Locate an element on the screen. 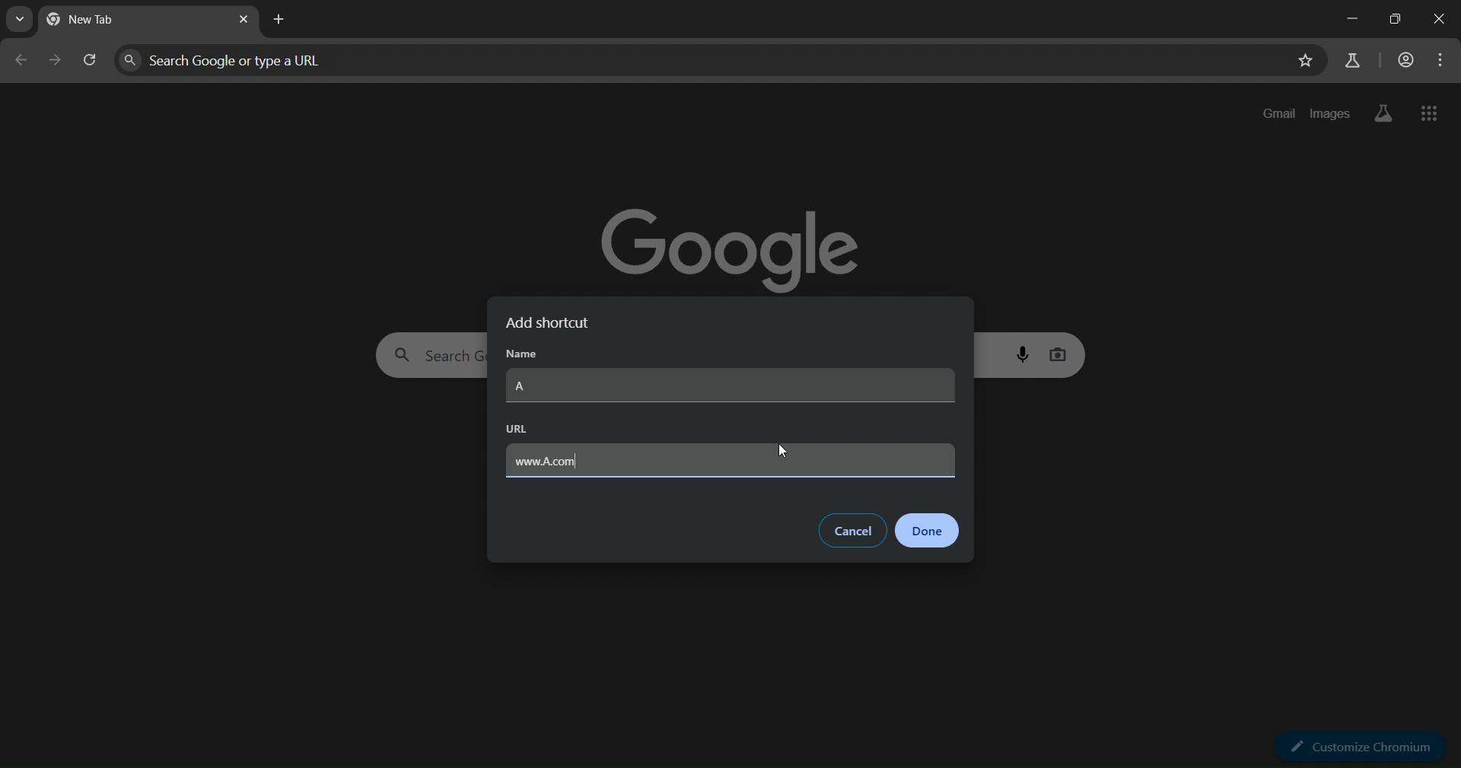 This screenshot has height=768, width=1461. www.A.com is located at coordinates (730, 459).